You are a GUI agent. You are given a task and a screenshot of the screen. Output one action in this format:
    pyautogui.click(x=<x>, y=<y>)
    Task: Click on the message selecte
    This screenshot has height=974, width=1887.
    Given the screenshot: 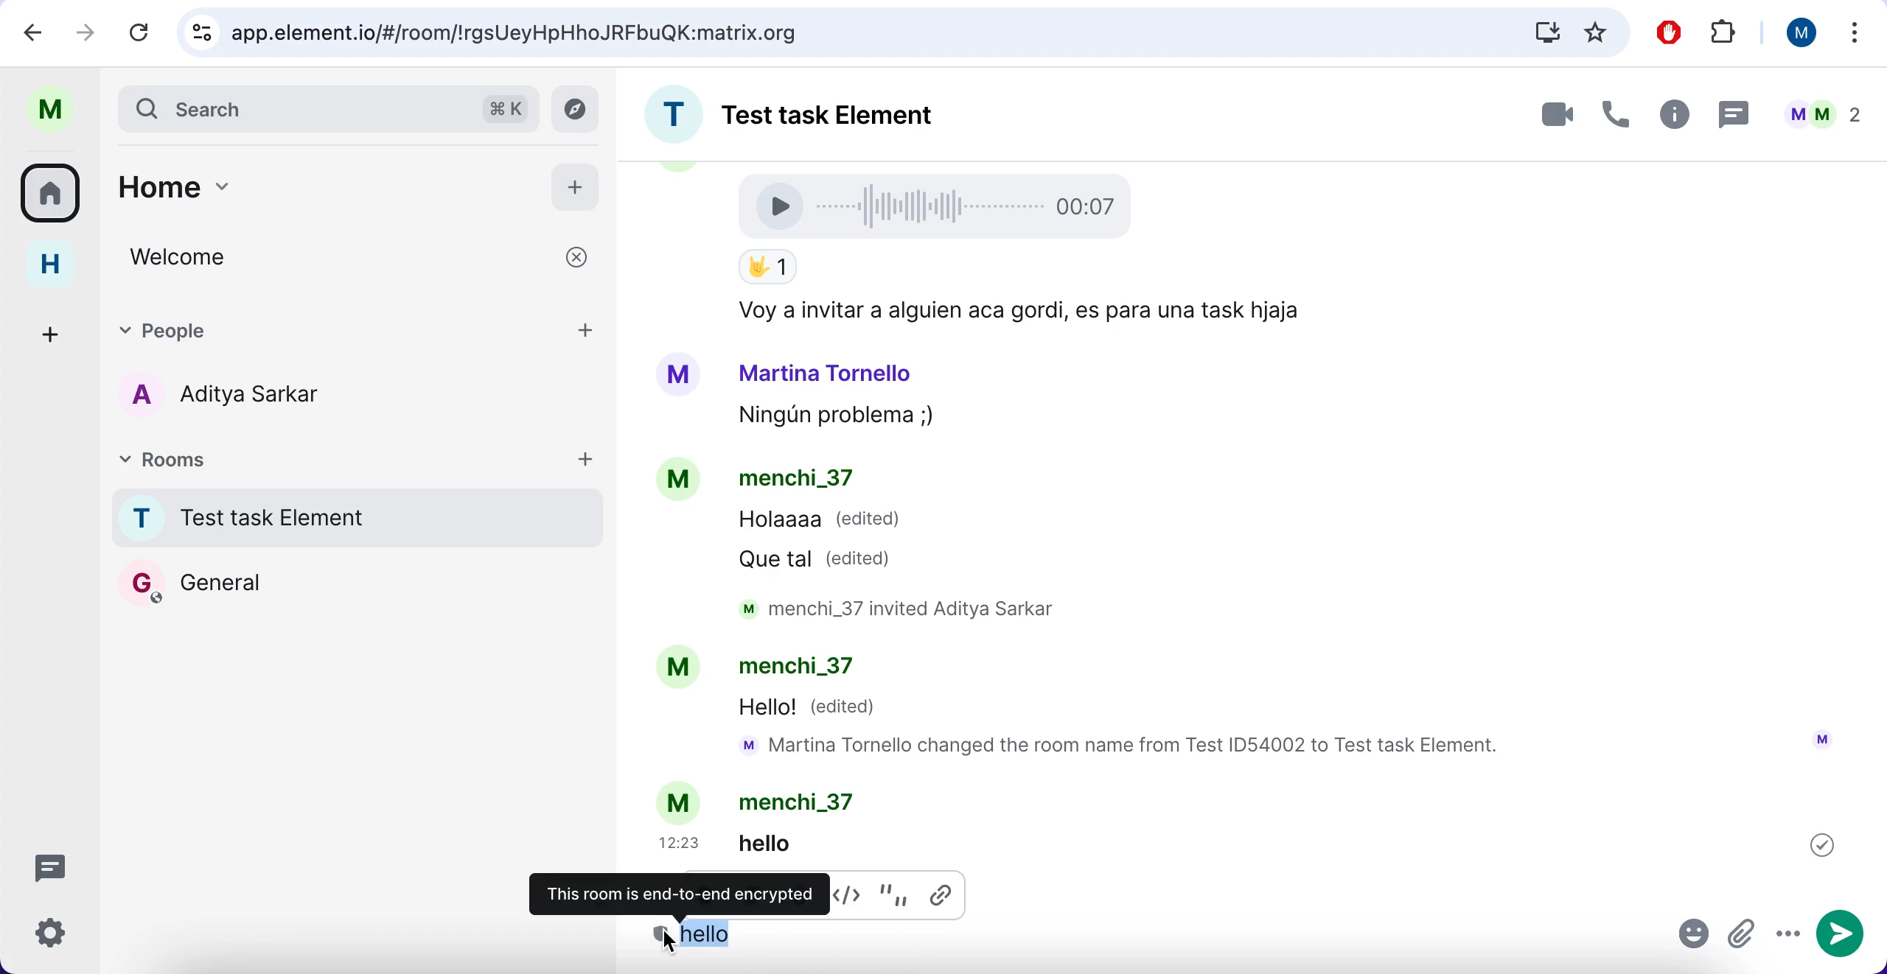 What is the action you would take?
    pyautogui.click(x=723, y=935)
    